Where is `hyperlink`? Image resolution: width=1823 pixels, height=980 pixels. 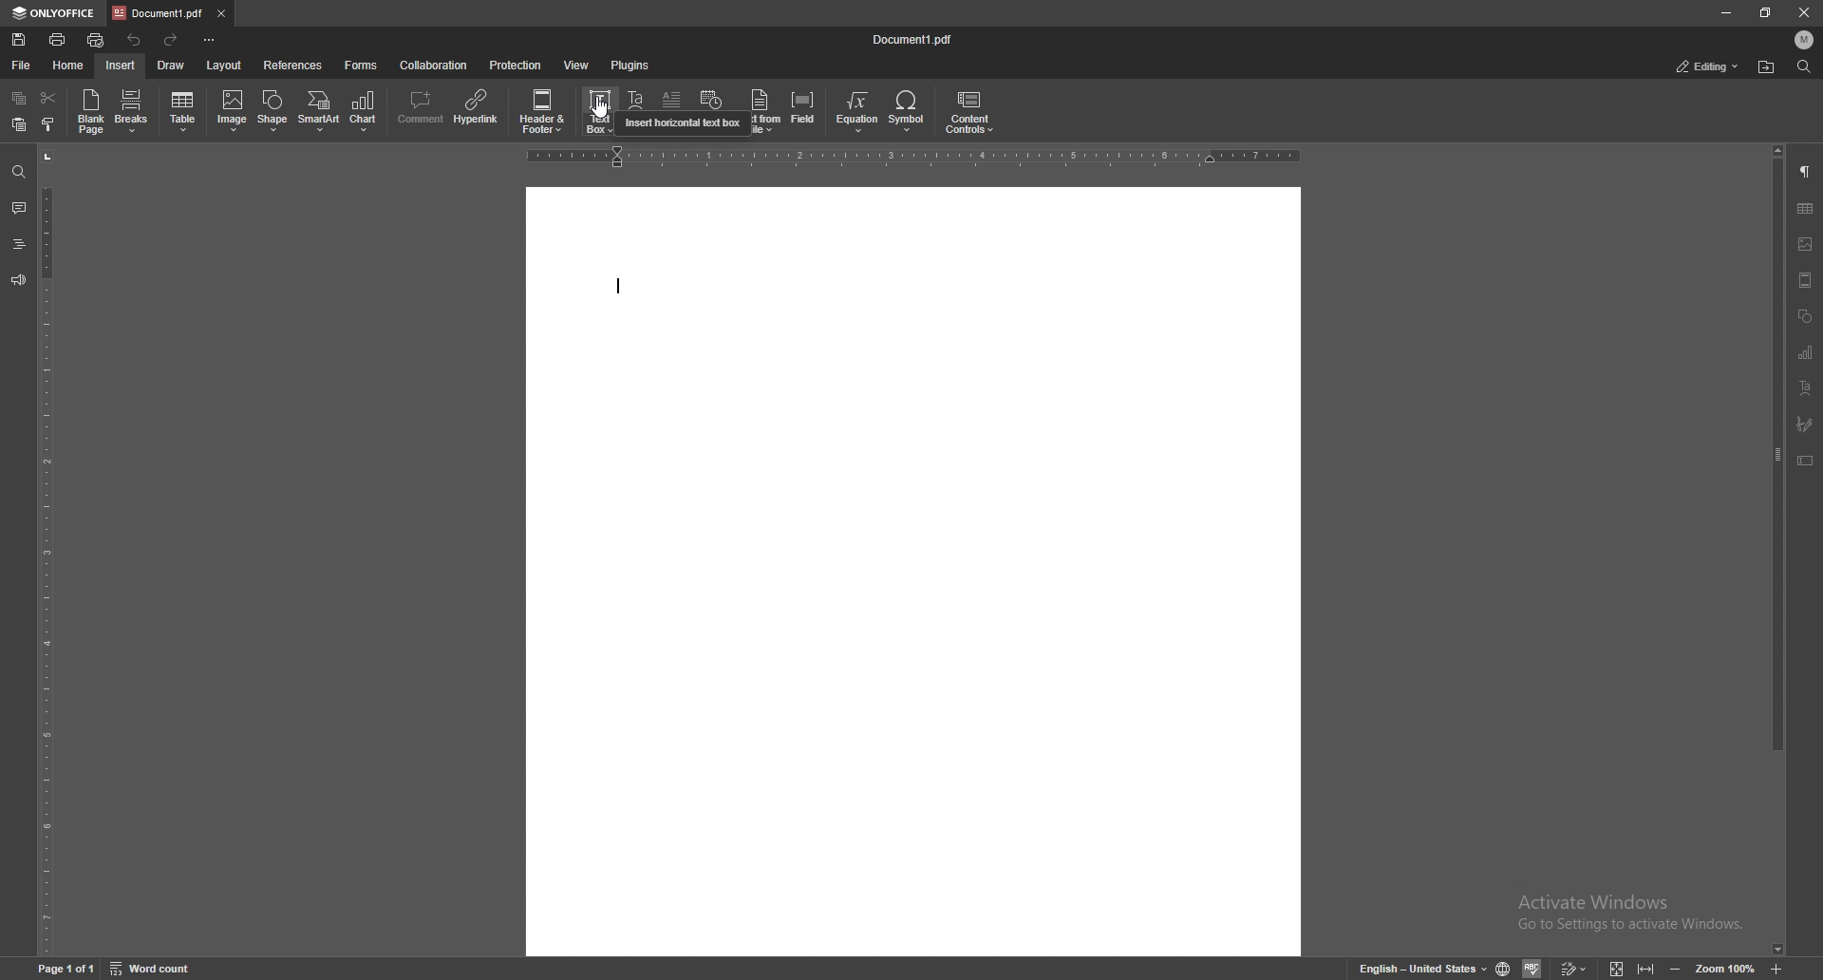 hyperlink is located at coordinates (479, 107).